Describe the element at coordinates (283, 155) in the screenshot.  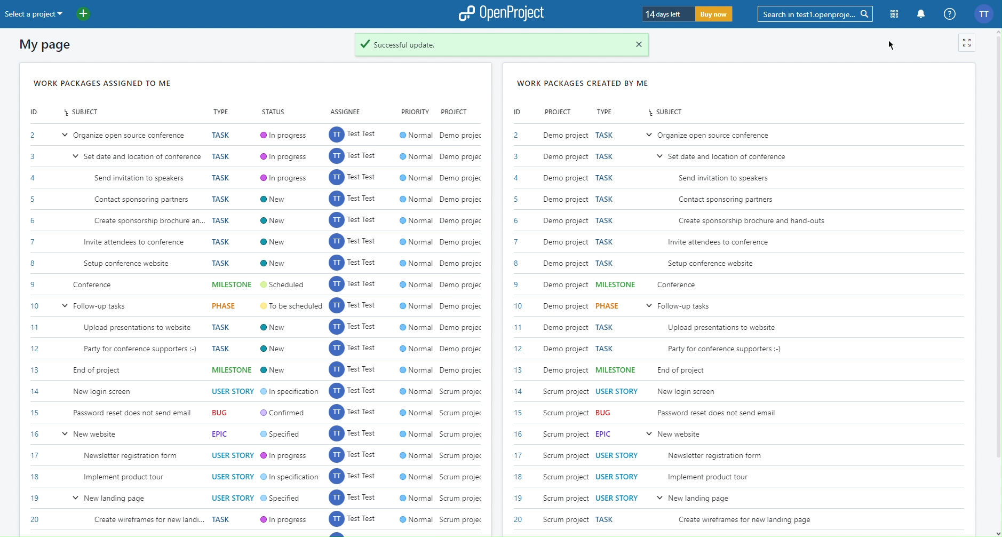
I see `In progress` at that location.